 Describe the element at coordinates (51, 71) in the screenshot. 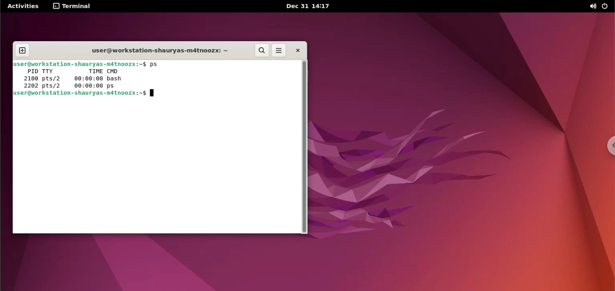

I see `TTY ` at that location.